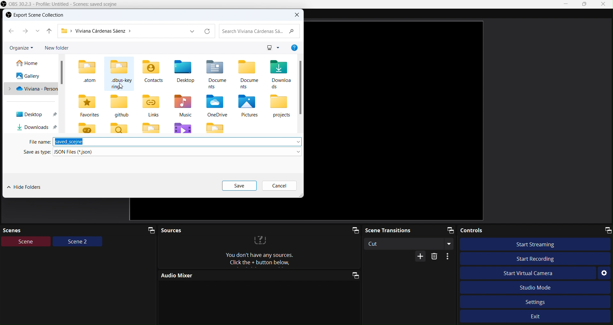  What do you see at coordinates (27, 187) in the screenshot?
I see `Hide folders` at bounding box center [27, 187].